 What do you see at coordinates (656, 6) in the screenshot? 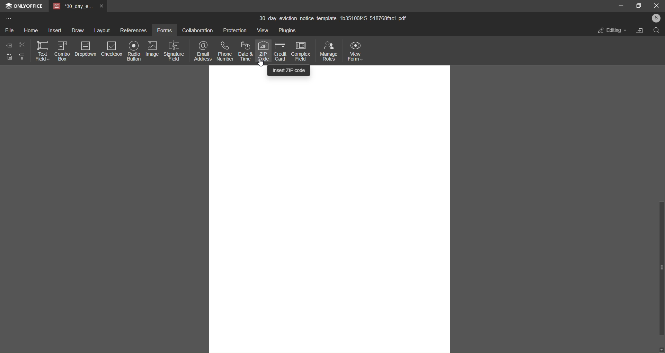
I see `close` at bounding box center [656, 6].